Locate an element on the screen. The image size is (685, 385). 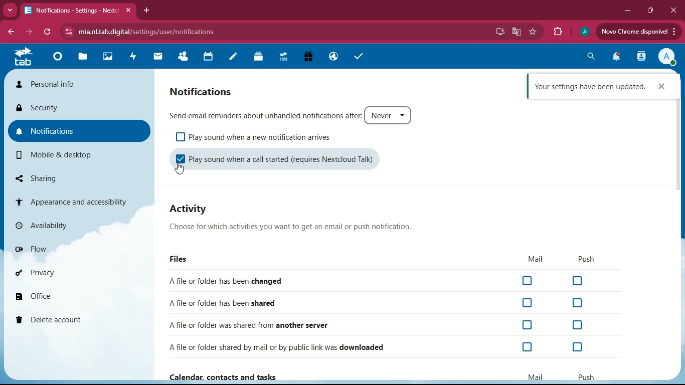
push is located at coordinates (587, 376).